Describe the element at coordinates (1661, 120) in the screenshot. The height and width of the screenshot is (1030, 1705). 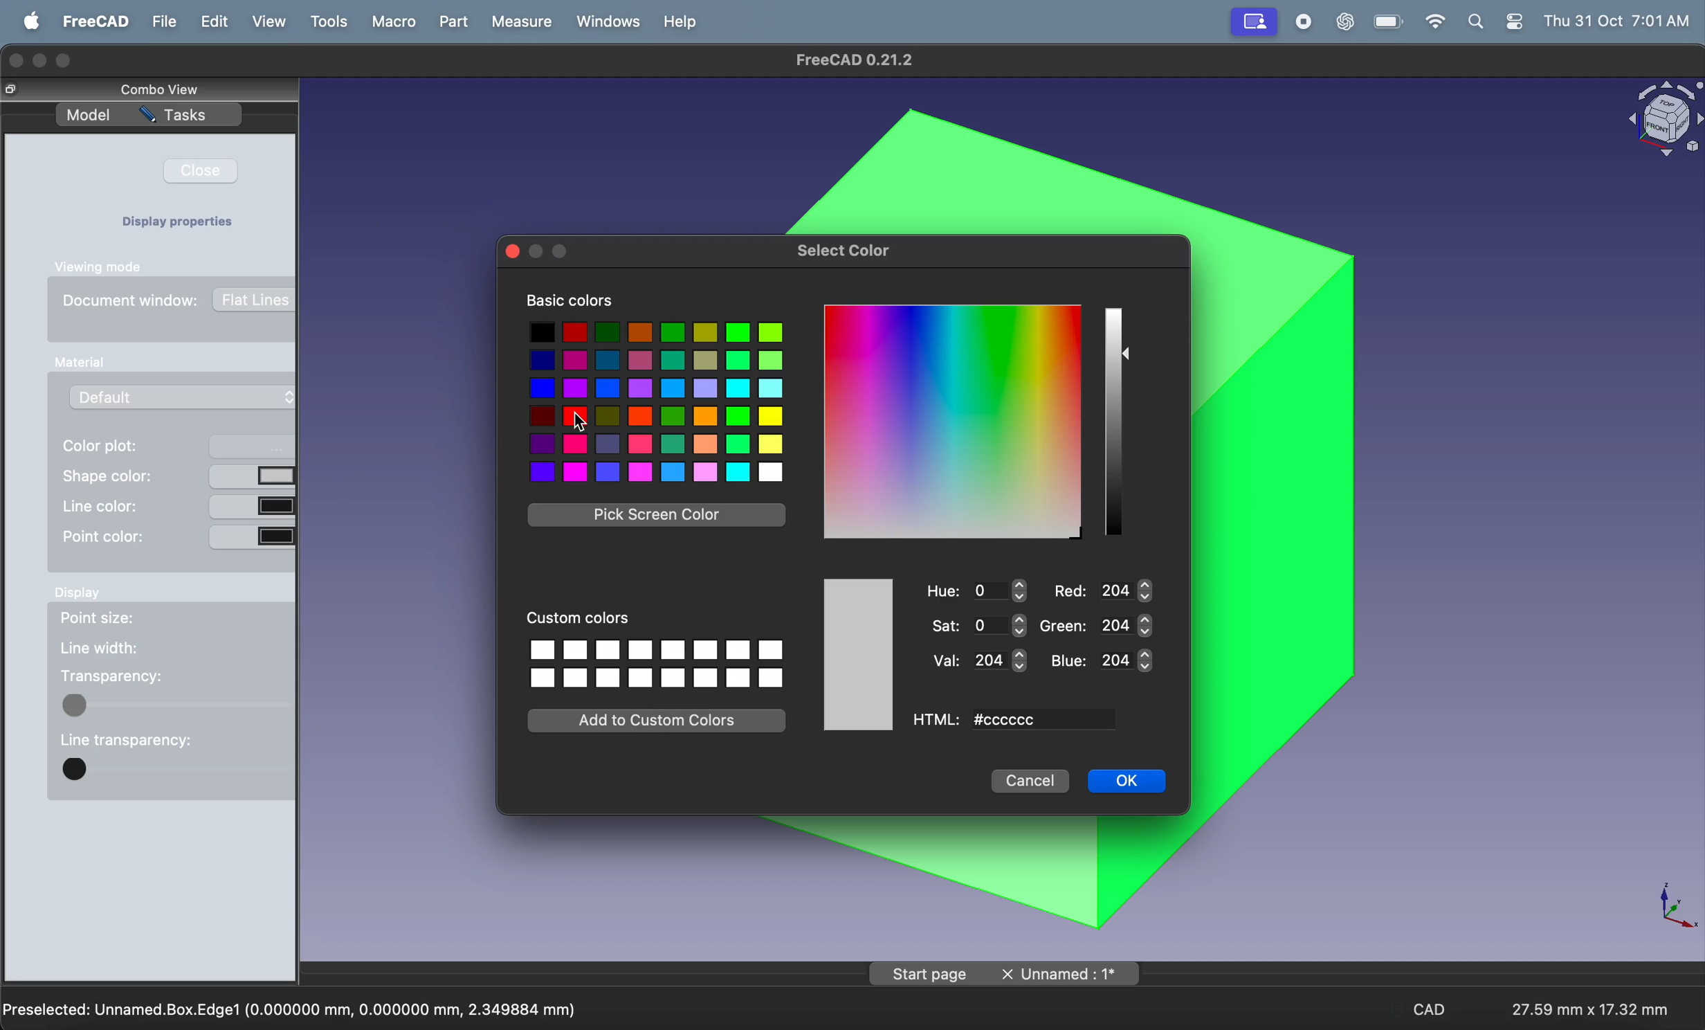
I see `object view` at that location.